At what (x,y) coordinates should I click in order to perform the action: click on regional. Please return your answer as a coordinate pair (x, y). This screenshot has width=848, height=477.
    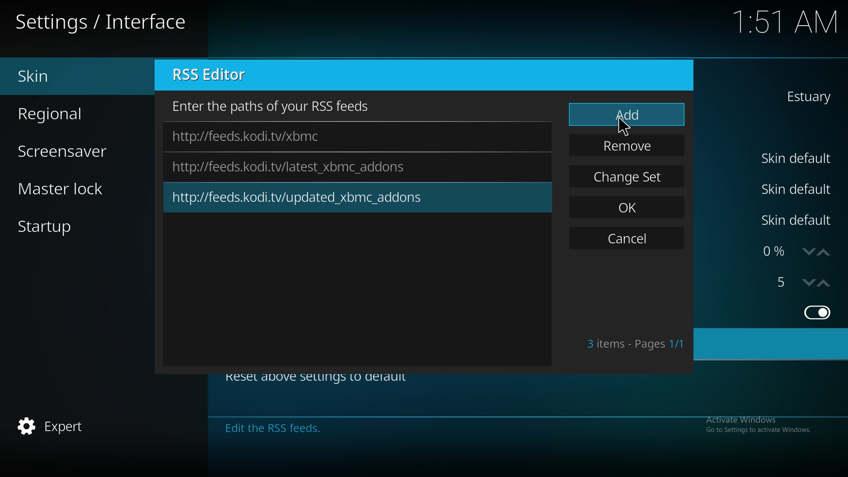
    Looking at the image, I should click on (67, 112).